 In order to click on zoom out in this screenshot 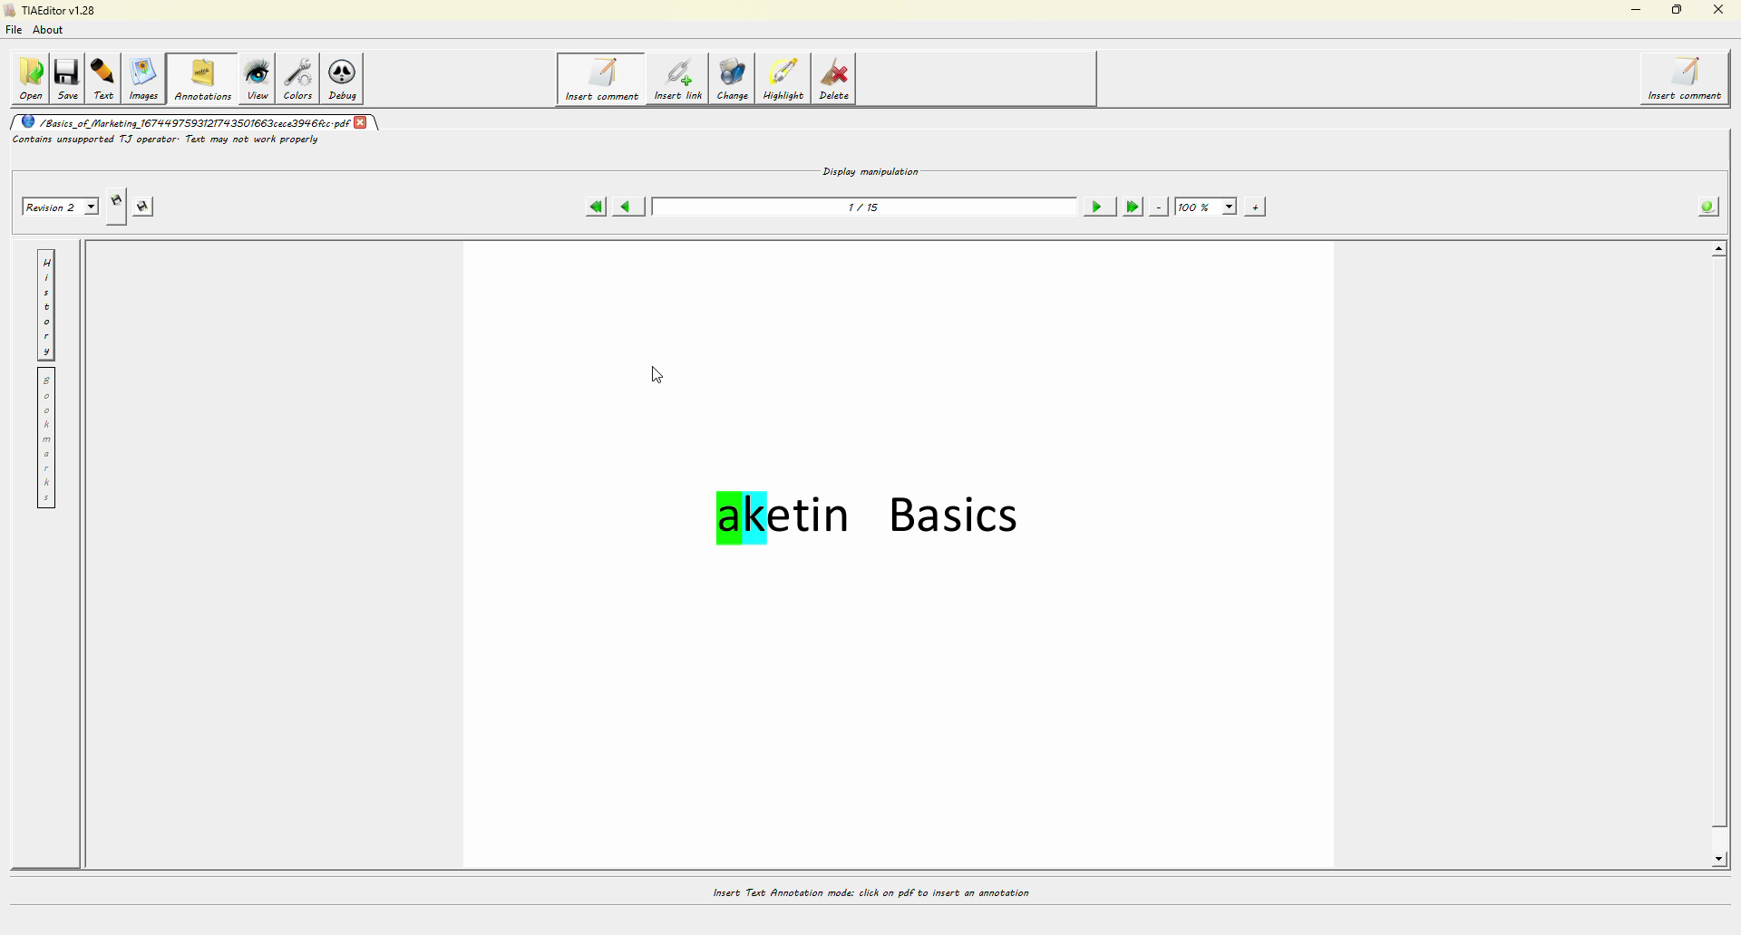, I will do `click(1159, 207)`.